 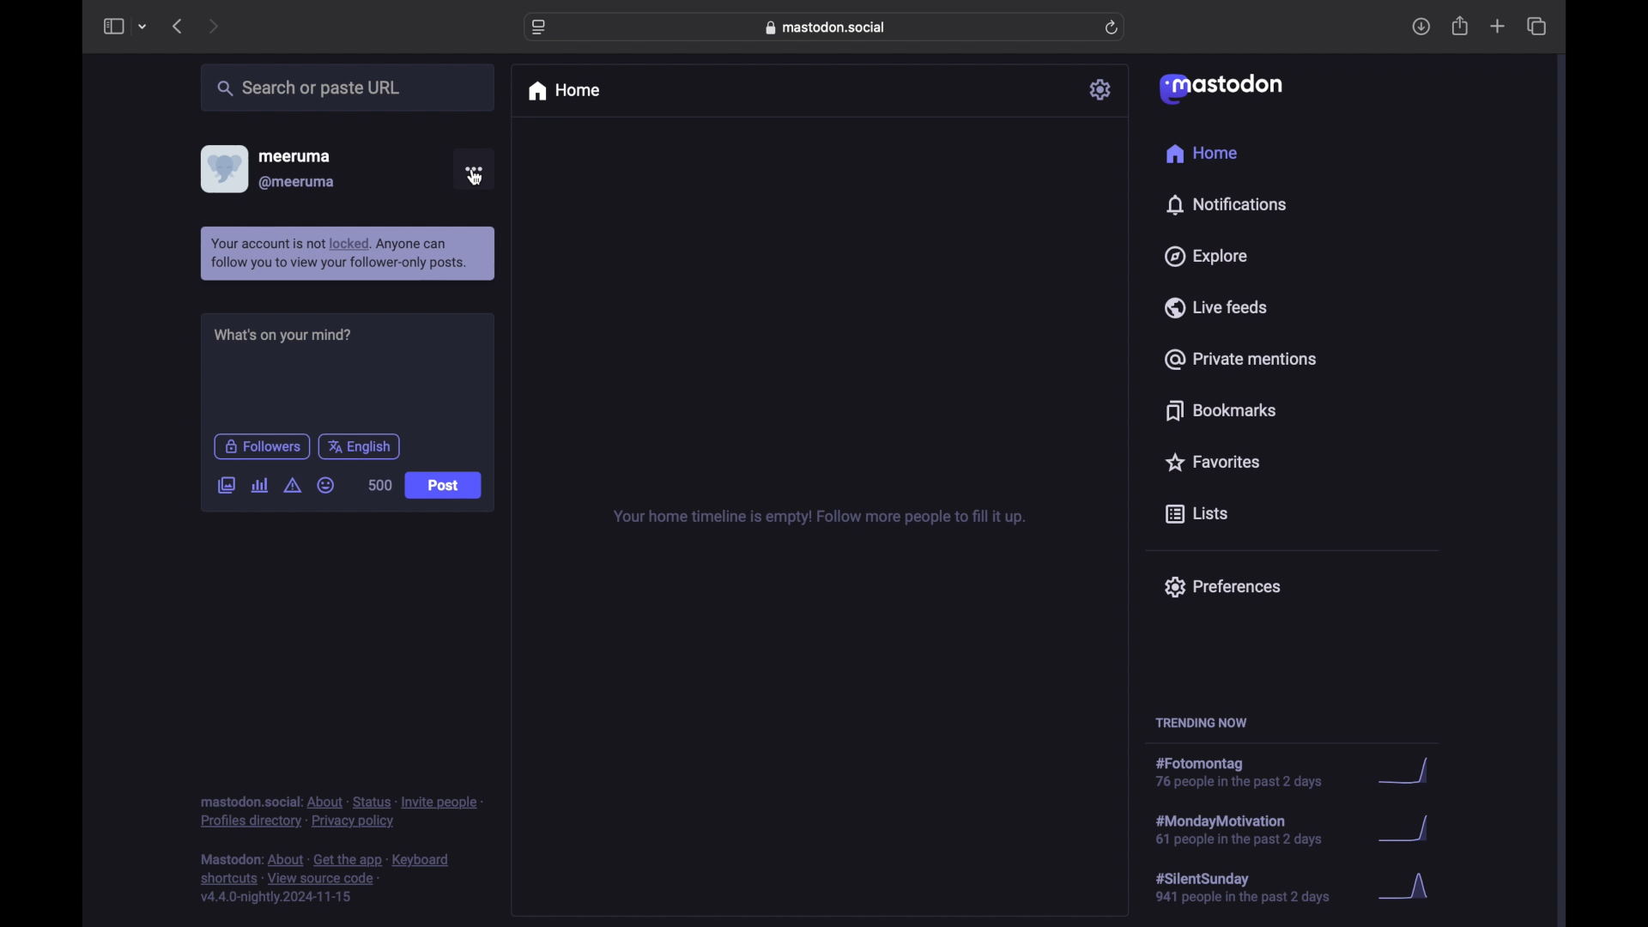 I want to click on followers, so click(x=261, y=445).